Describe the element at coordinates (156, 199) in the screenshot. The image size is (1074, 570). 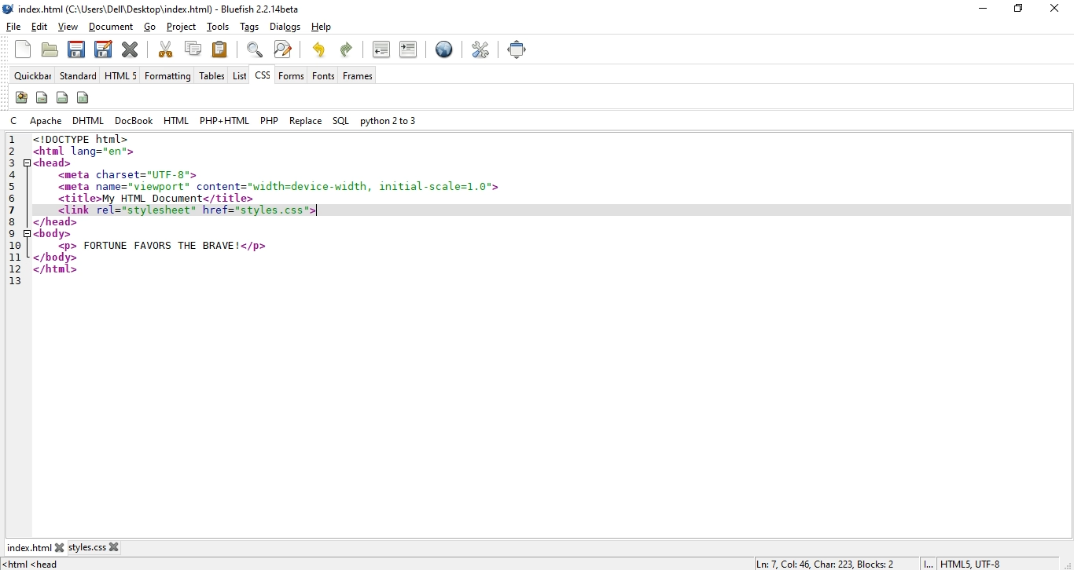
I see `<title>My HTML Document</title>` at that location.